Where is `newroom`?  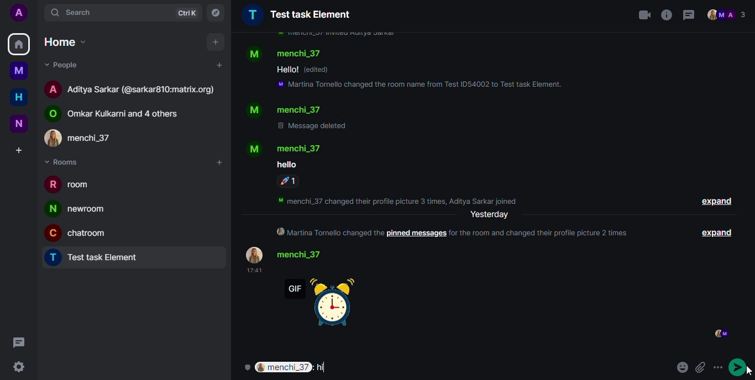 newroom is located at coordinates (79, 209).